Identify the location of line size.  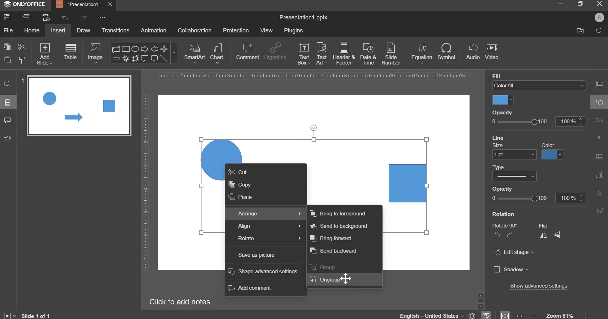
(514, 154).